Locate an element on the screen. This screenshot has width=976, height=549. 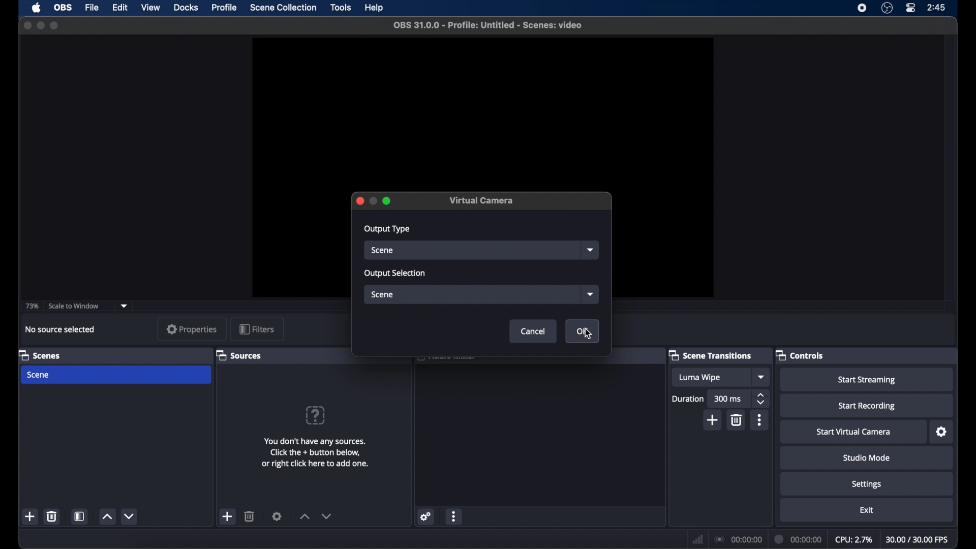
dropdown is located at coordinates (590, 294).